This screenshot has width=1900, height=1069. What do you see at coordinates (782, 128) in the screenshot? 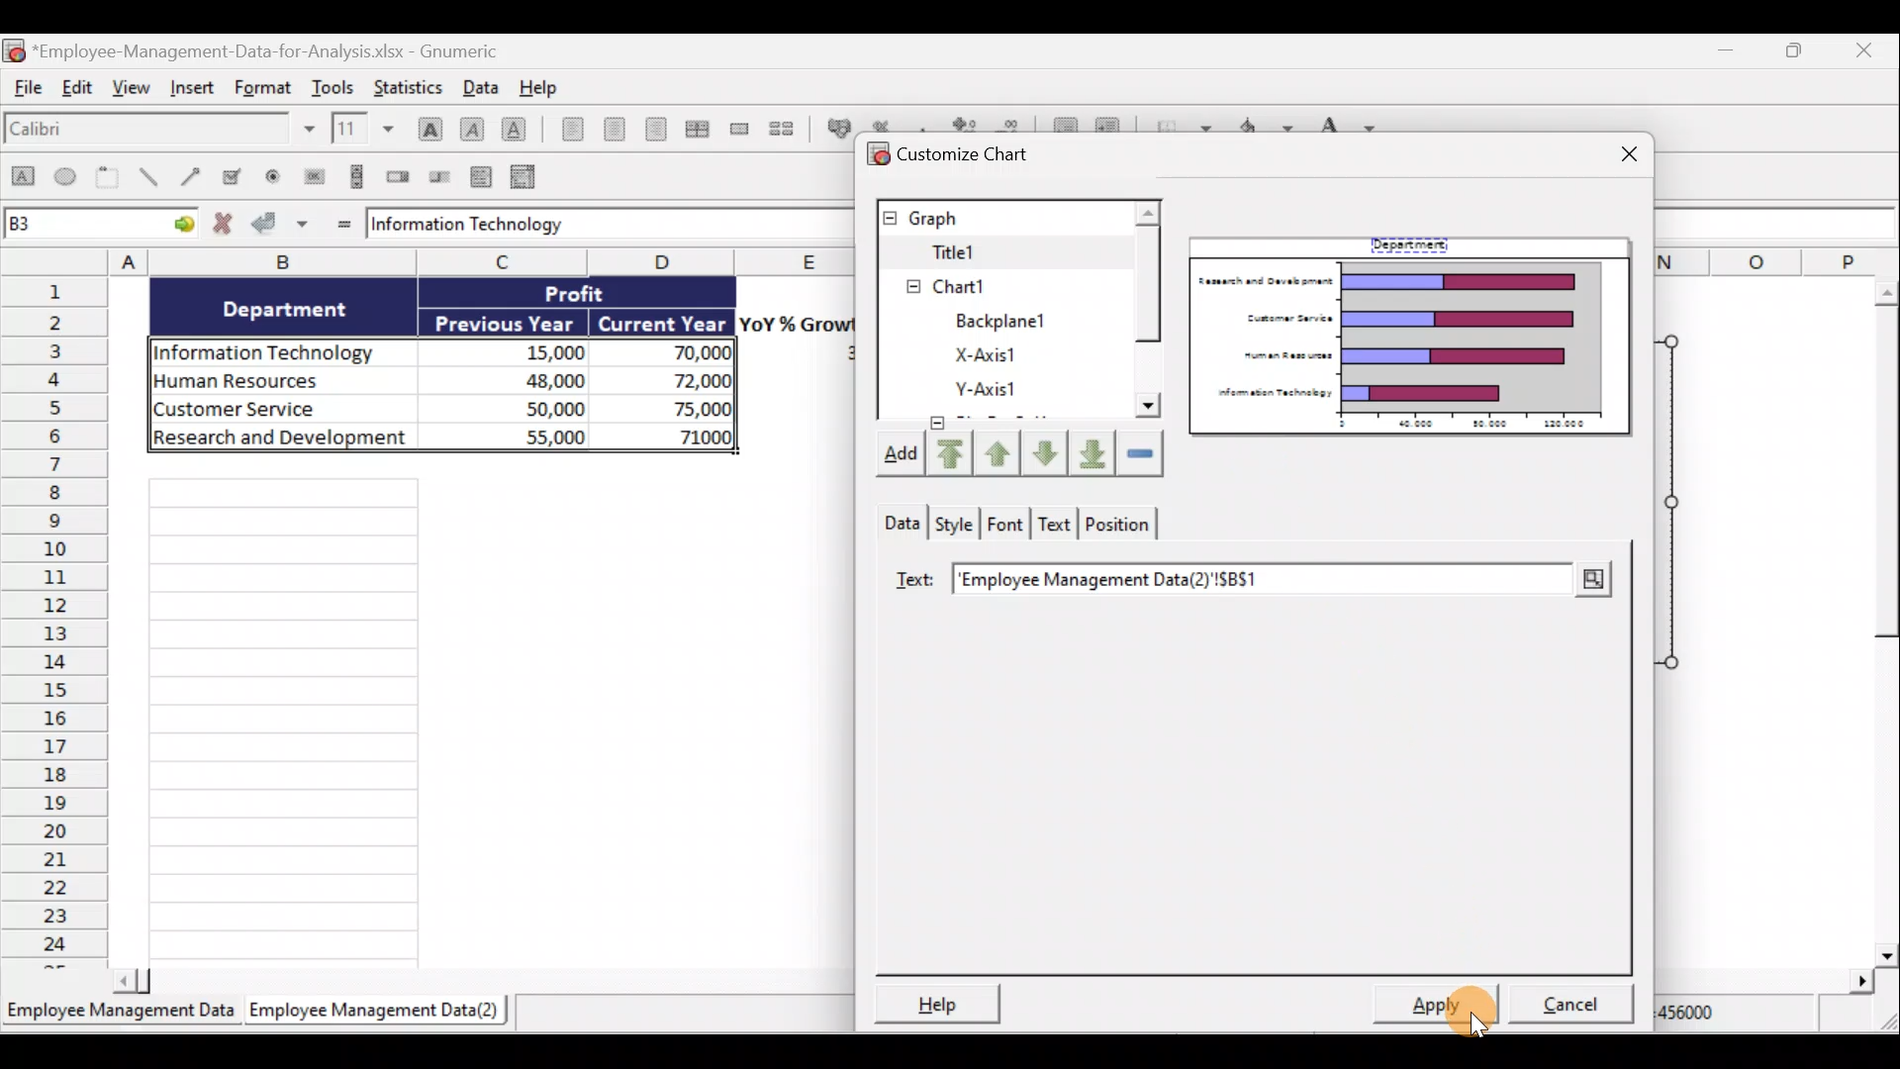
I see `Split merged range of cells` at bounding box center [782, 128].